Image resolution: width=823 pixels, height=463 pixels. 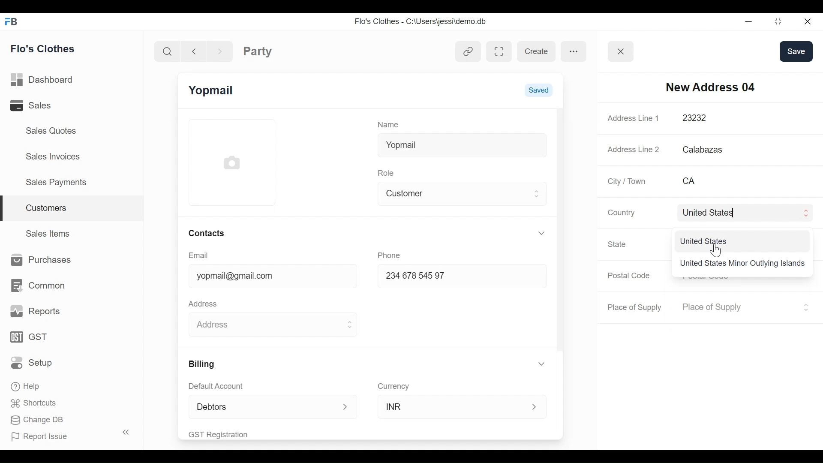 I want to click on Customer, so click(x=456, y=192).